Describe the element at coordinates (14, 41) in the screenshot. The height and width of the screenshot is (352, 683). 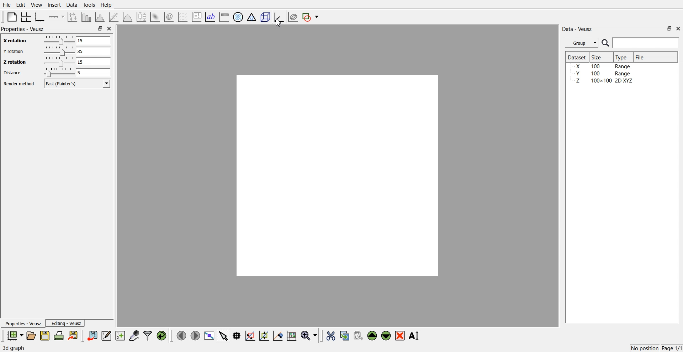
I see `X rotation` at that location.